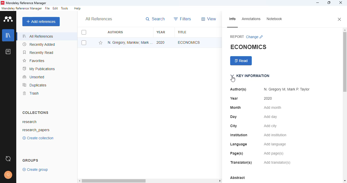 This screenshot has width=347, height=183. Describe the element at coordinates (22, 8) in the screenshot. I see `mendeley reference manager` at that location.